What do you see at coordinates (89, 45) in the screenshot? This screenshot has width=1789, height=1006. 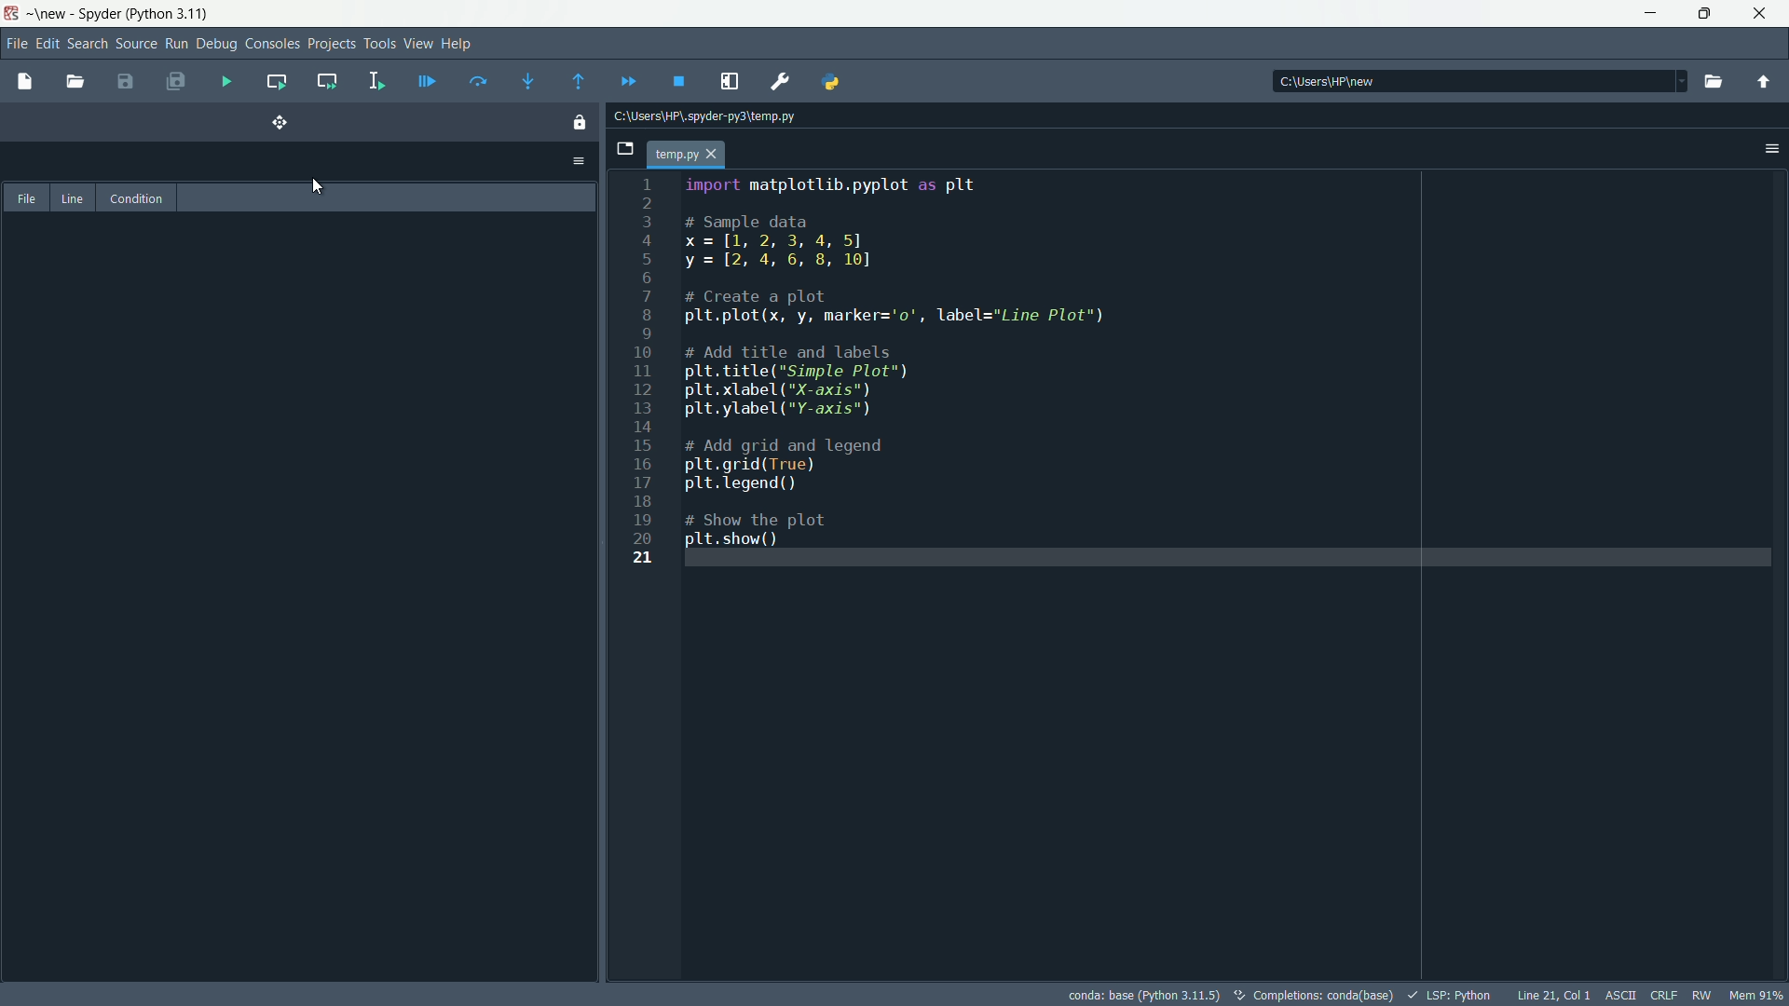 I see `search menu` at bounding box center [89, 45].